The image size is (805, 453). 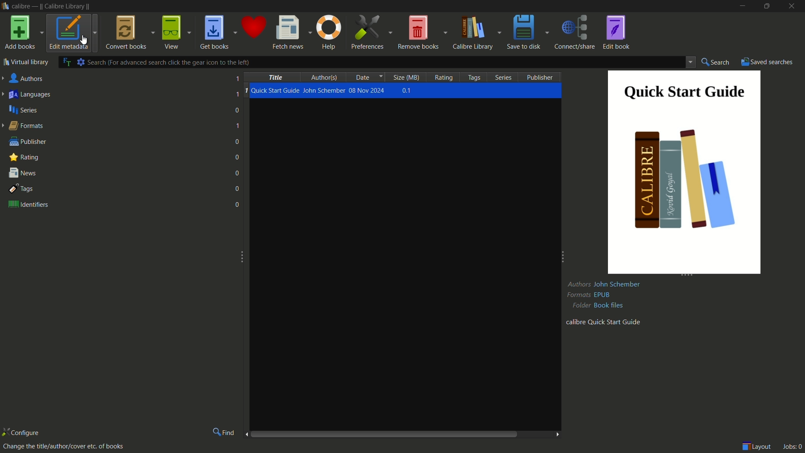 What do you see at coordinates (581, 305) in the screenshot?
I see `Folder` at bounding box center [581, 305].